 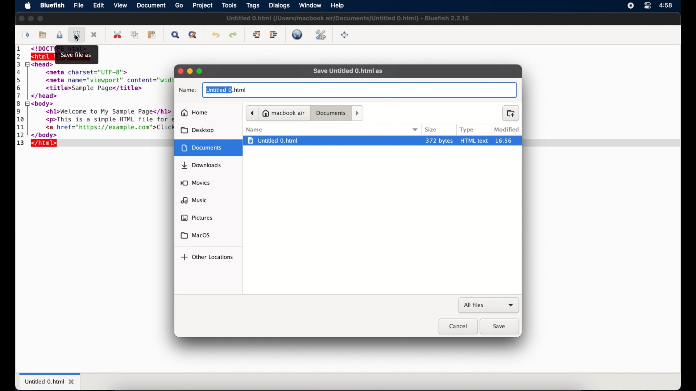 I want to click on untitled file name, so click(x=347, y=18).